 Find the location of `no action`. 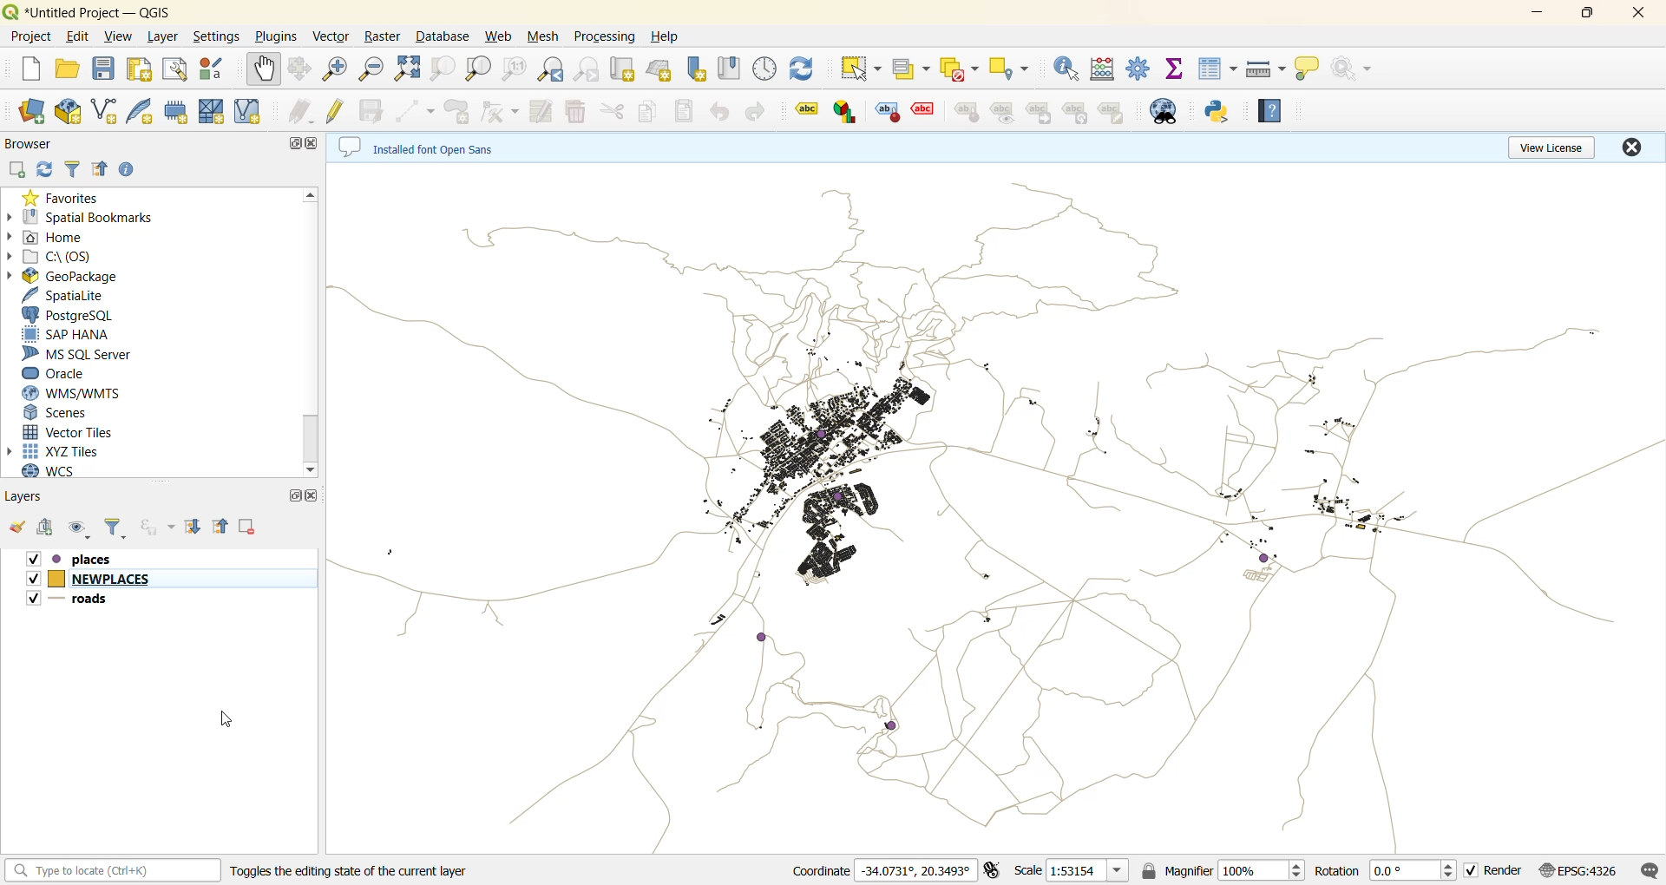

no action is located at coordinates (1356, 70).